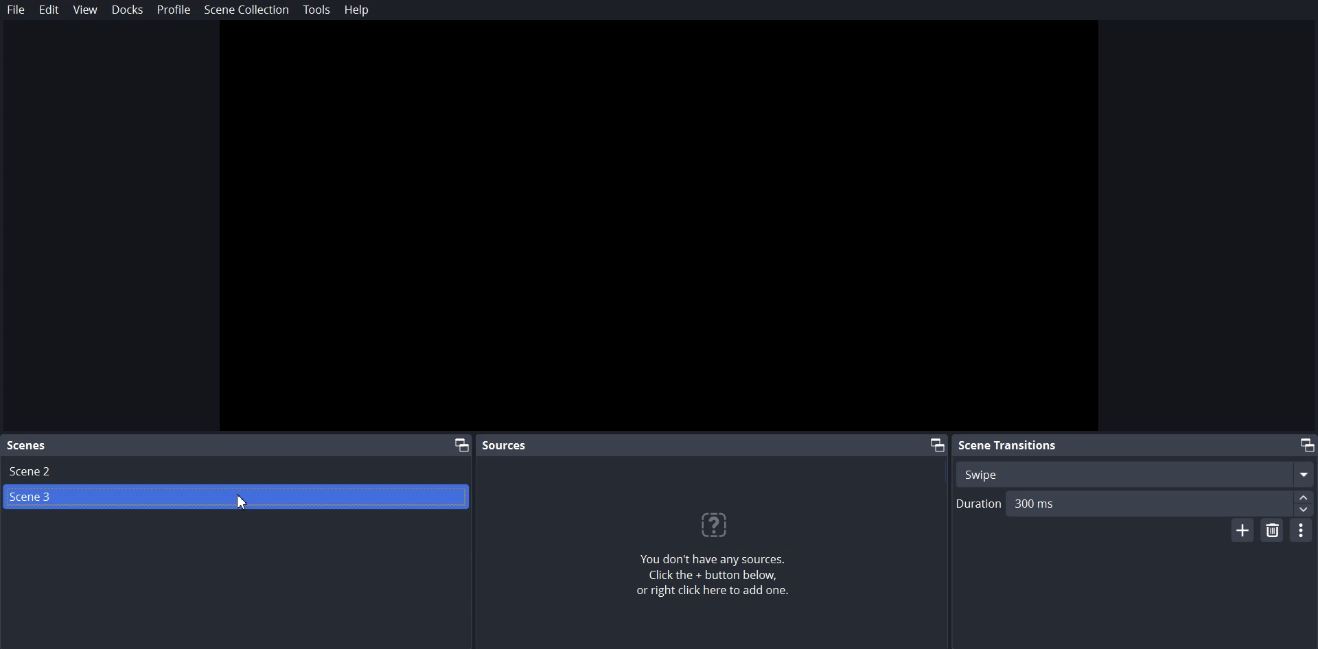 This screenshot has width=1318, height=649. Describe the element at coordinates (86, 10) in the screenshot. I see `View` at that location.